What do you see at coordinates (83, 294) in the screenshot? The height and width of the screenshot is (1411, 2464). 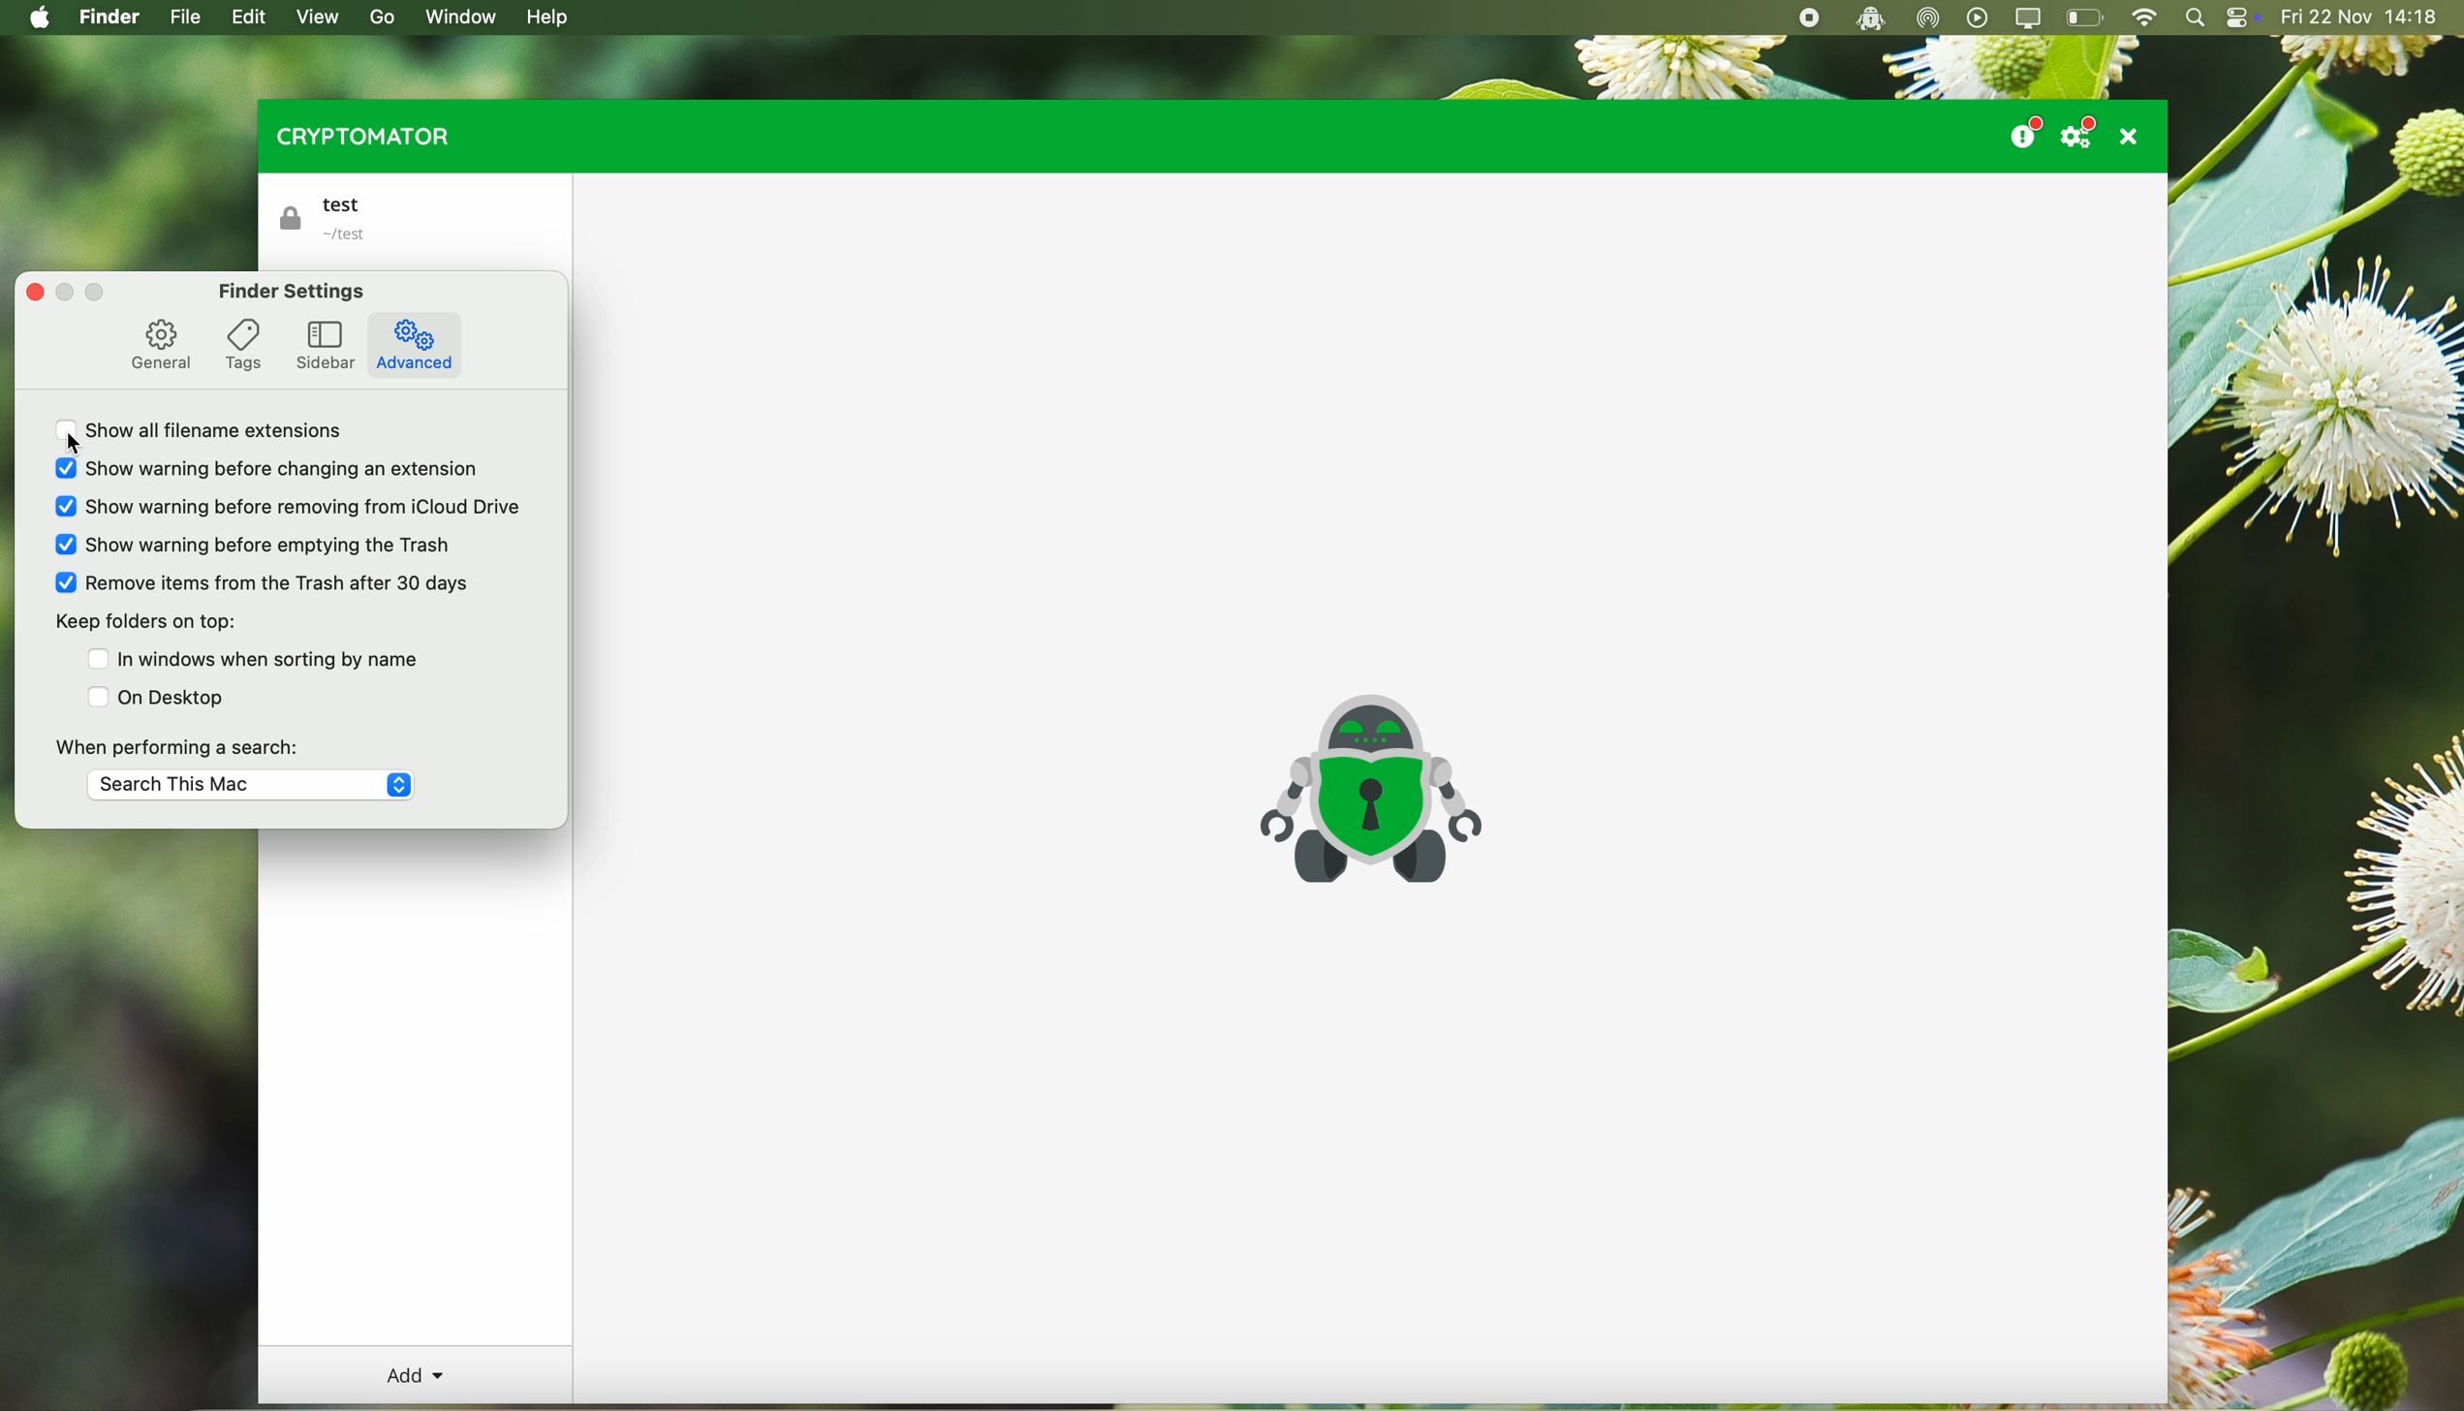 I see `disable buttons` at bounding box center [83, 294].